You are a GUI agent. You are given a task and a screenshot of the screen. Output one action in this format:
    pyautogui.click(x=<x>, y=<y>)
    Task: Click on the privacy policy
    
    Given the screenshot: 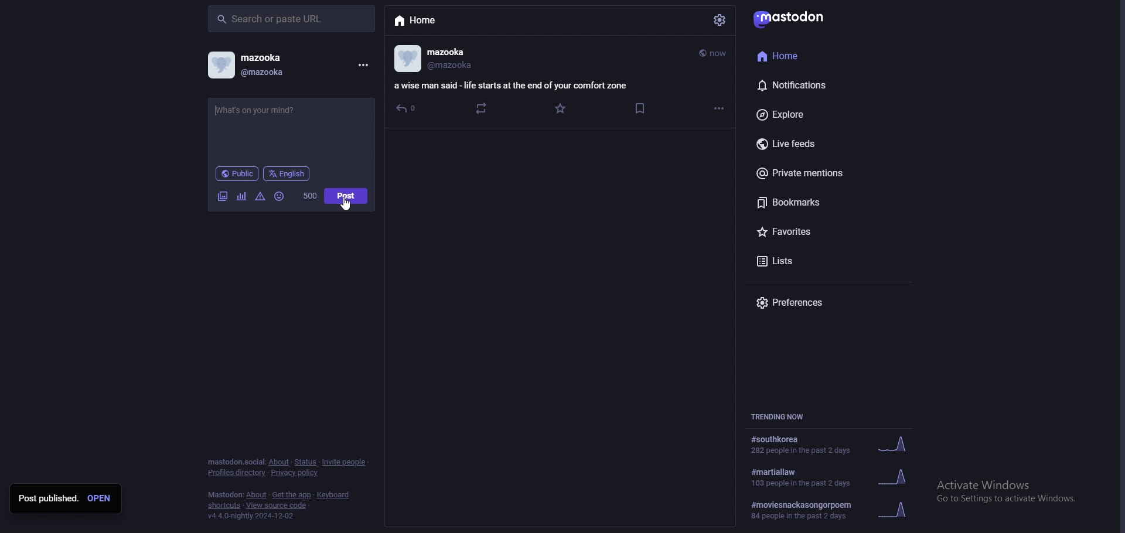 What is the action you would take?
    pyautogui.click(x=296, y=473)
    